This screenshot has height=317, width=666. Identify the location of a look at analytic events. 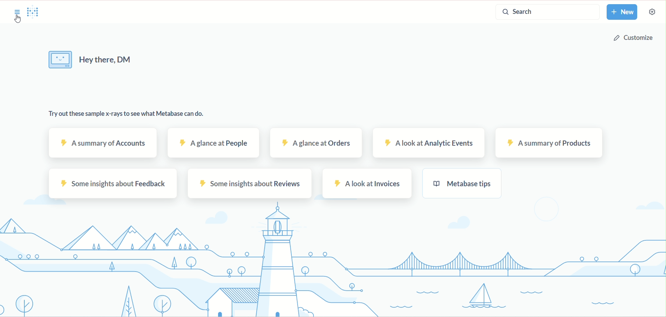
(430, 143).